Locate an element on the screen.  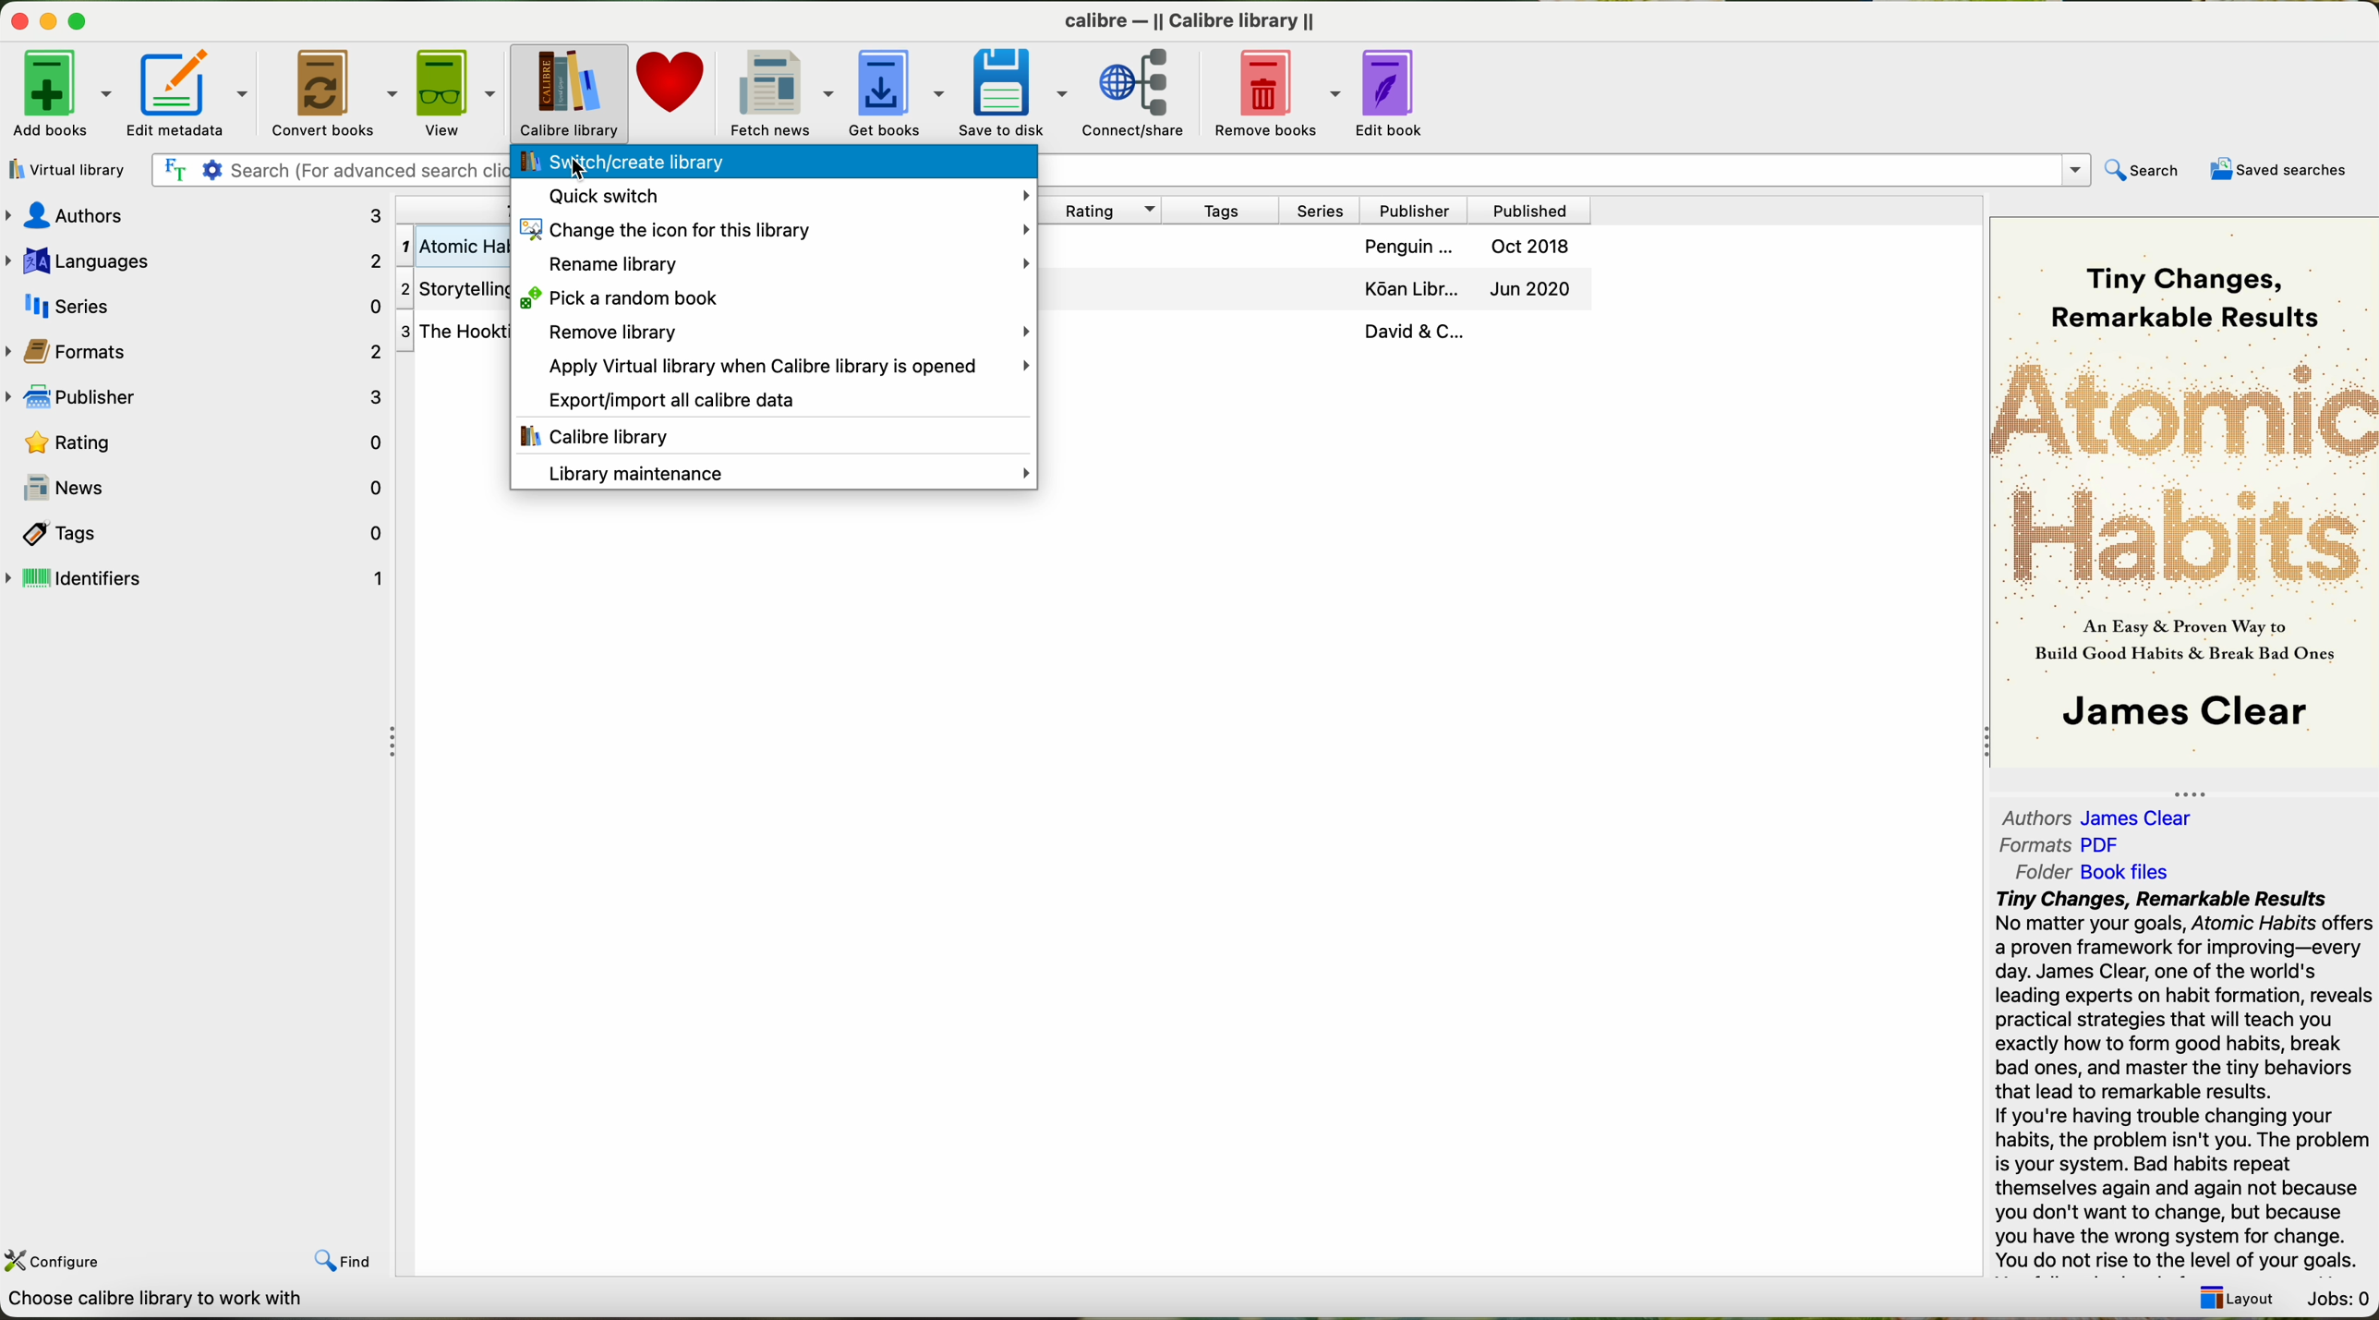
Tiny Changes, Remarkable Results is located at coordinates (2184, 277).